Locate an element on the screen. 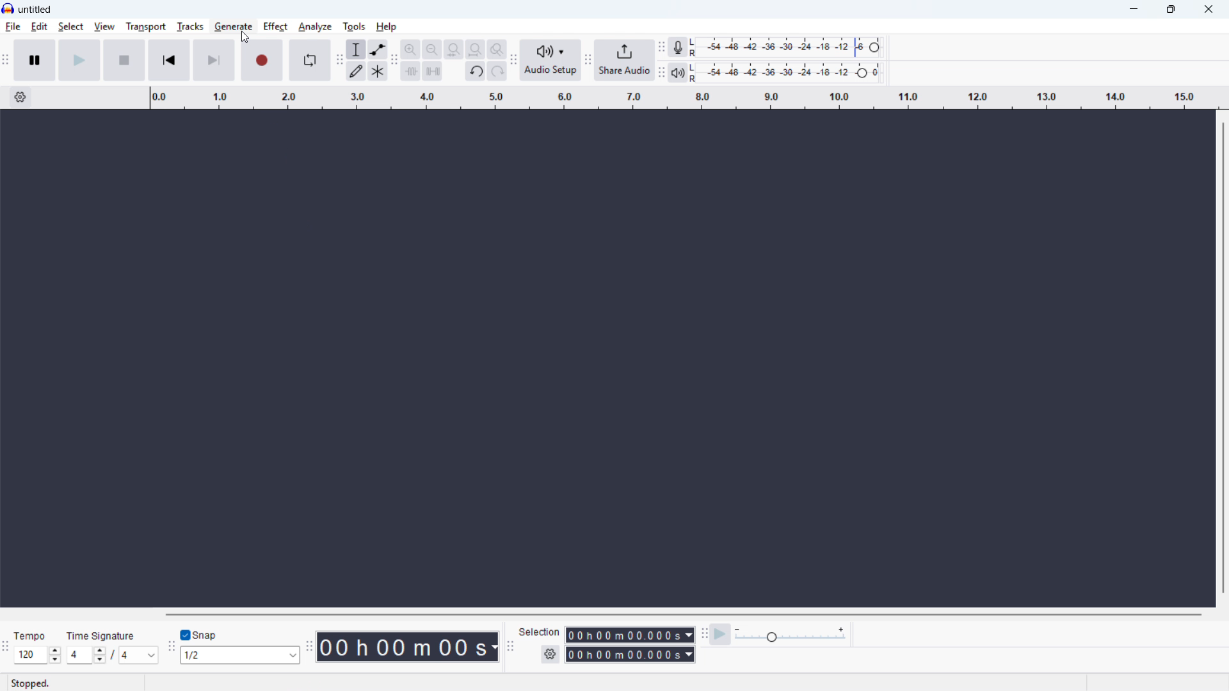 The height and width of the screenshot is (691, 1229). stop  is located at coordinates (124, 60).